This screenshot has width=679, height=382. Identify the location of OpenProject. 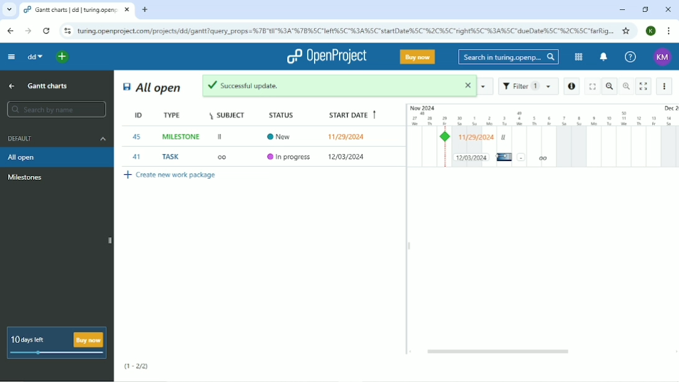
(326, 57).